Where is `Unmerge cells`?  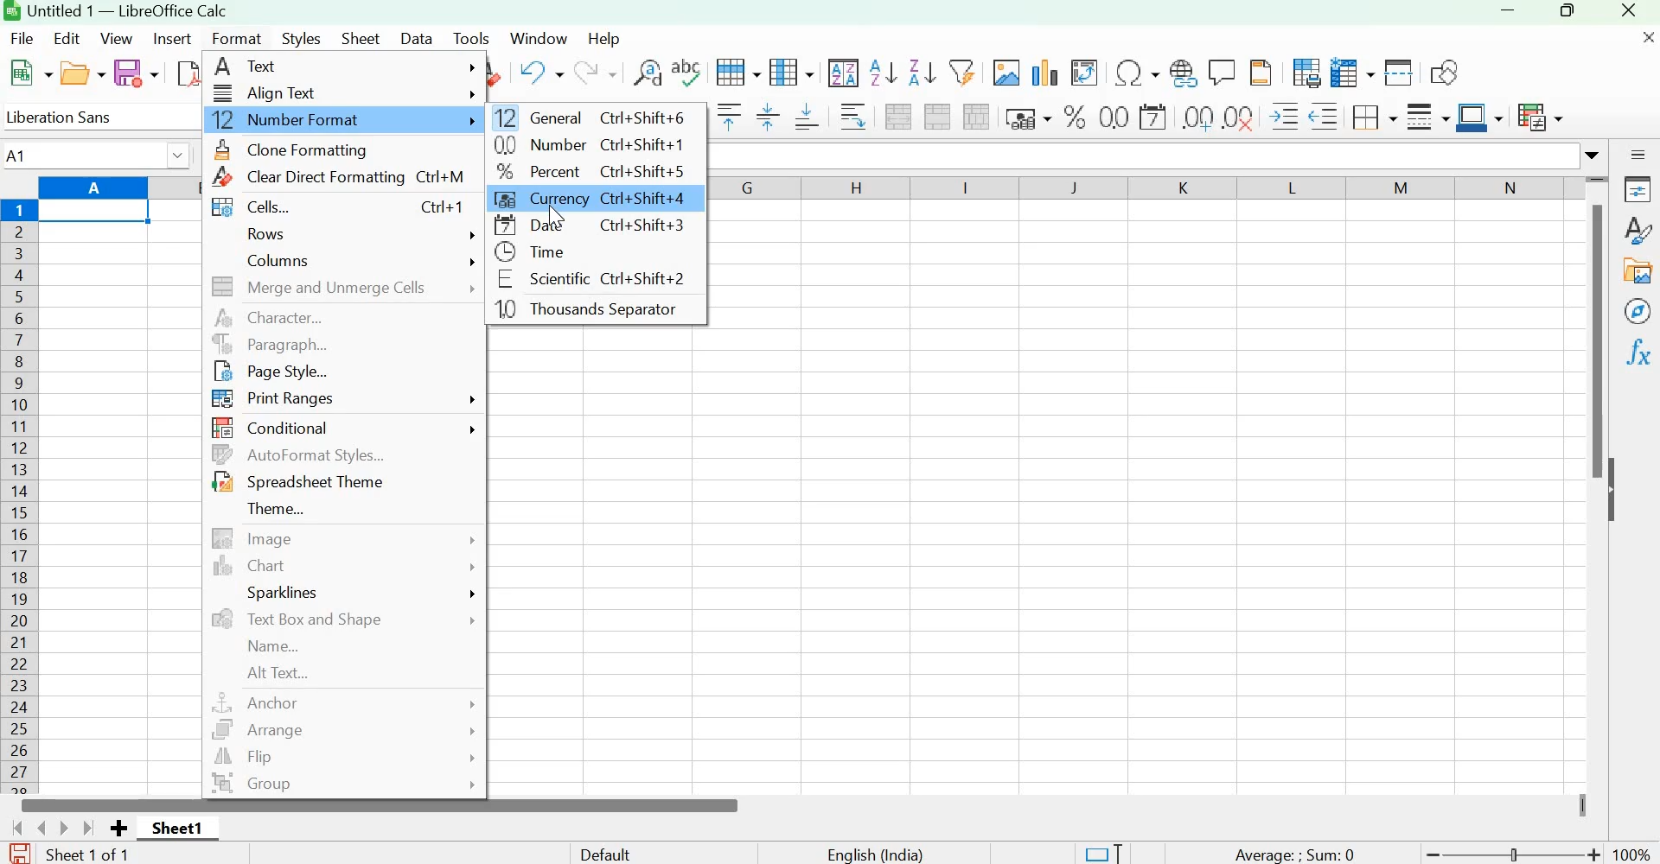 Unmerge cells is located at coordinates (976, 117).